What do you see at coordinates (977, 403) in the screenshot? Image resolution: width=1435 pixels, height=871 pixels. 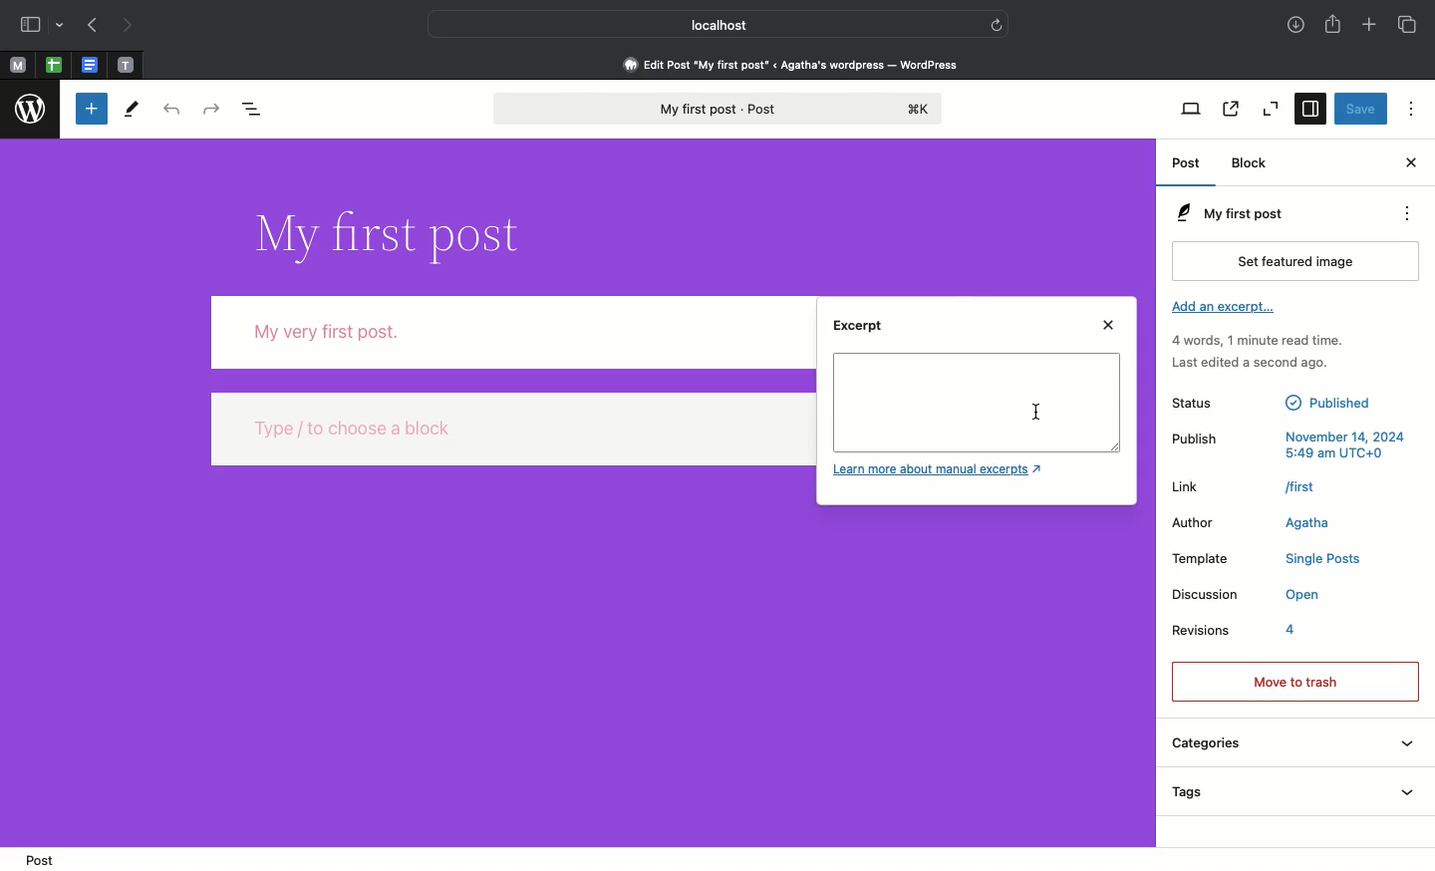 I see `Text box` at bounding box center [977, 403].